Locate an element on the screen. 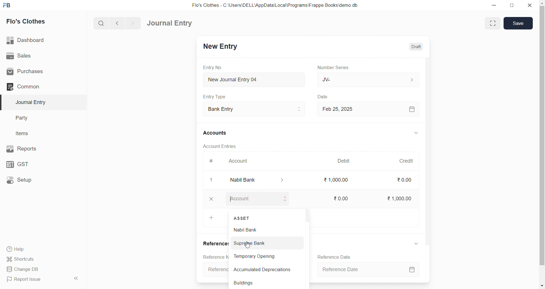 This screenshot has height=289, width=545. Supreme Bank is located at coordinates (264, 243).